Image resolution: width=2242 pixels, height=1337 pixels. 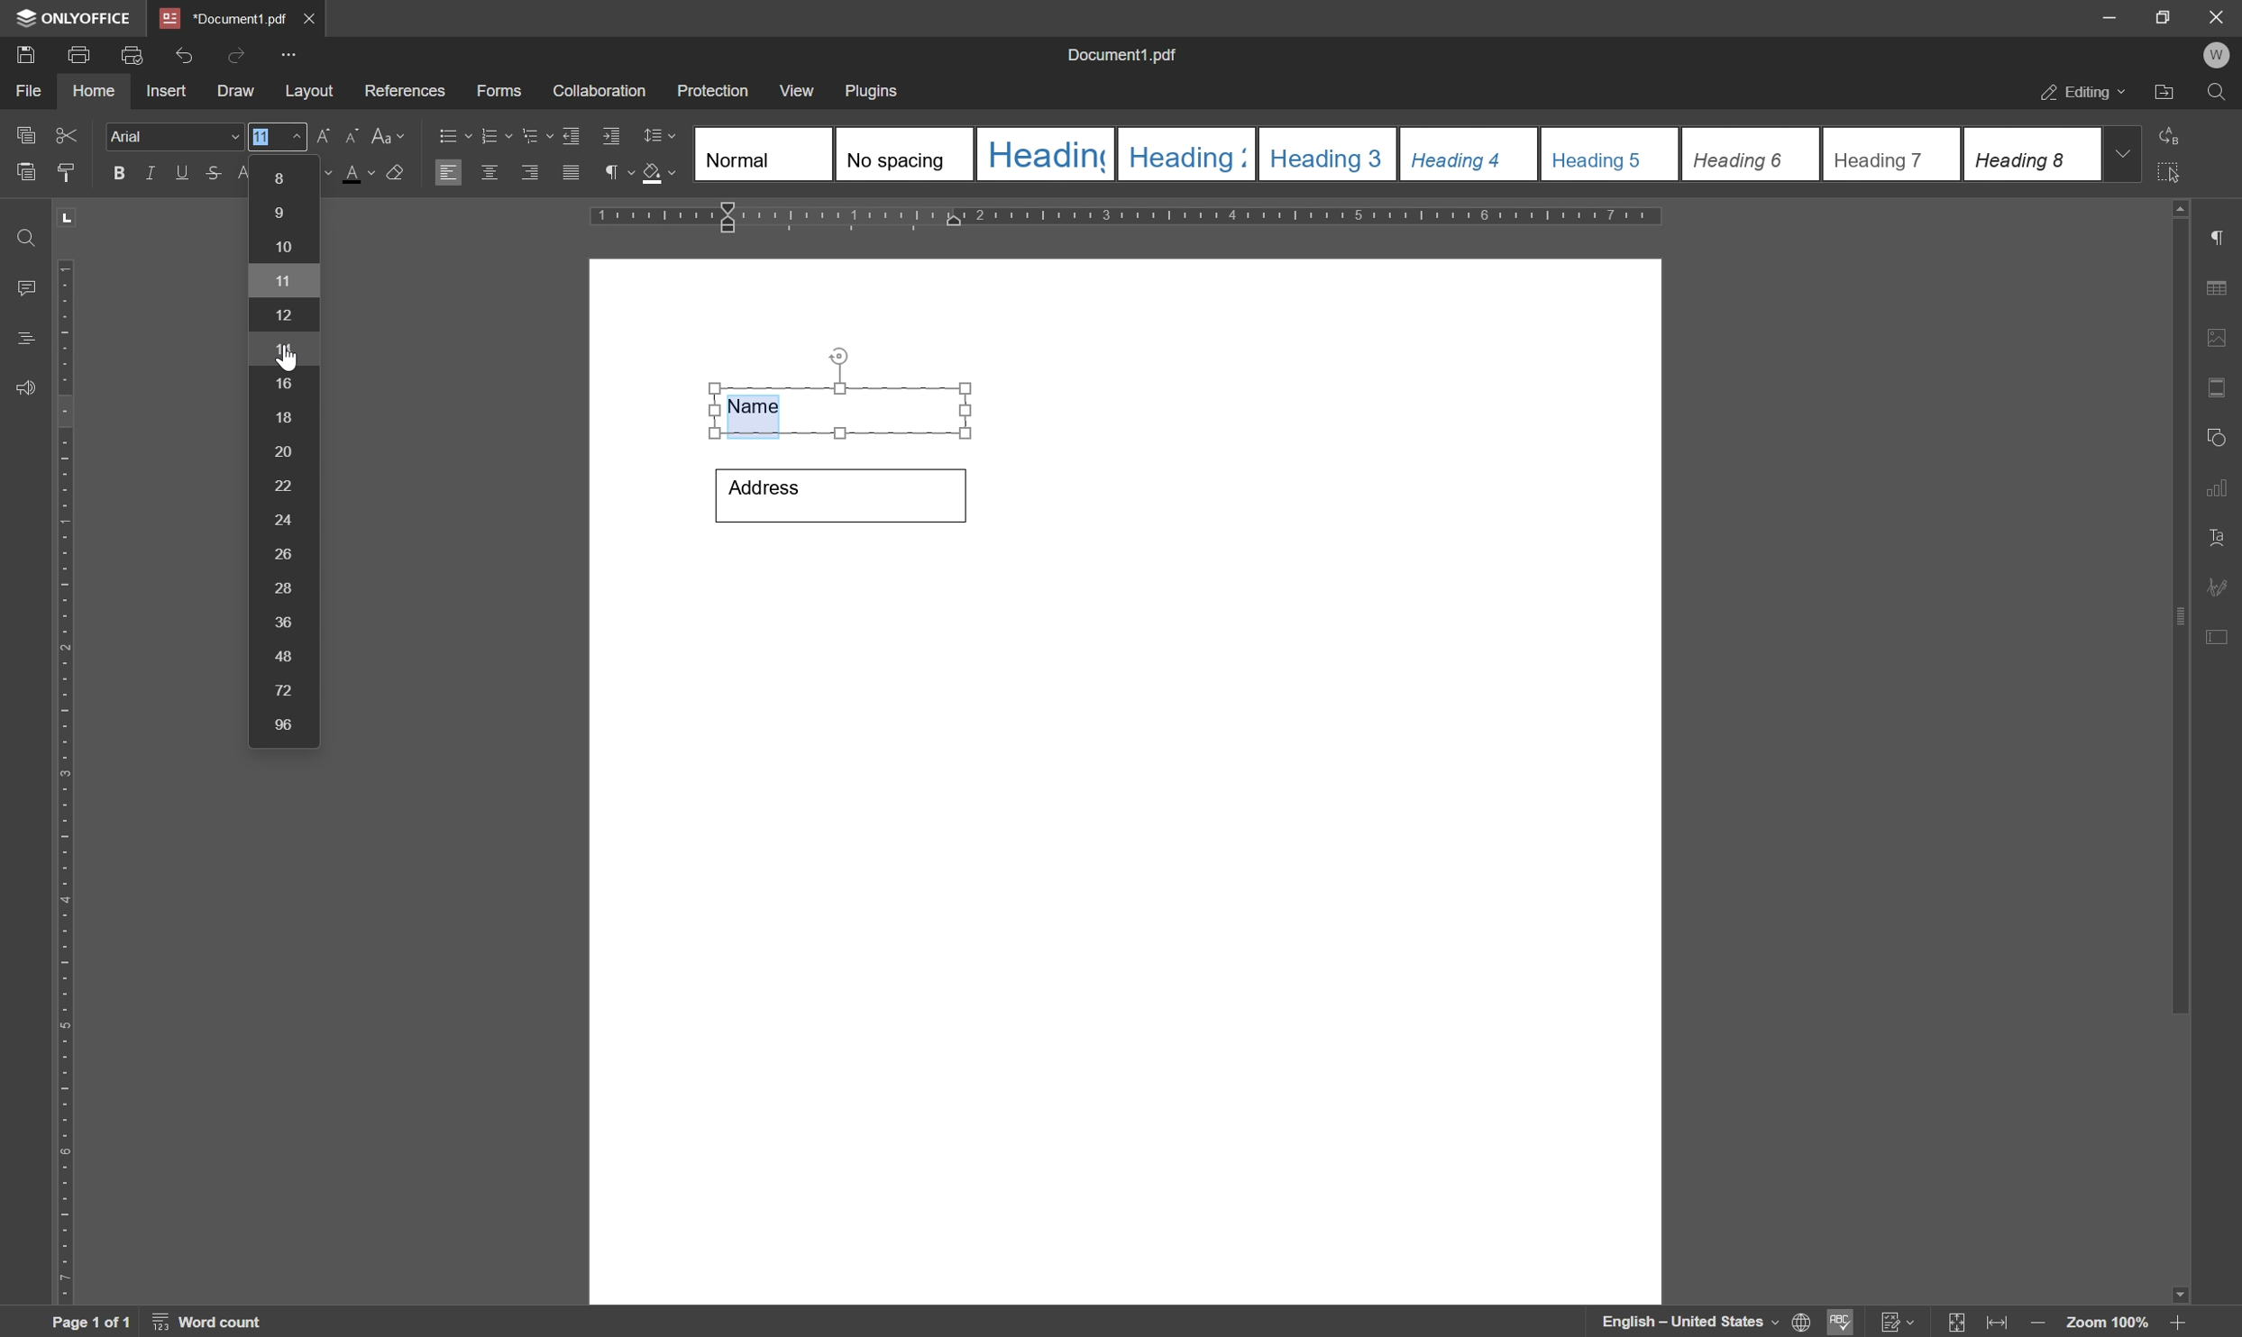 I want to click on pointer cursor, so click(x=285, y=367).